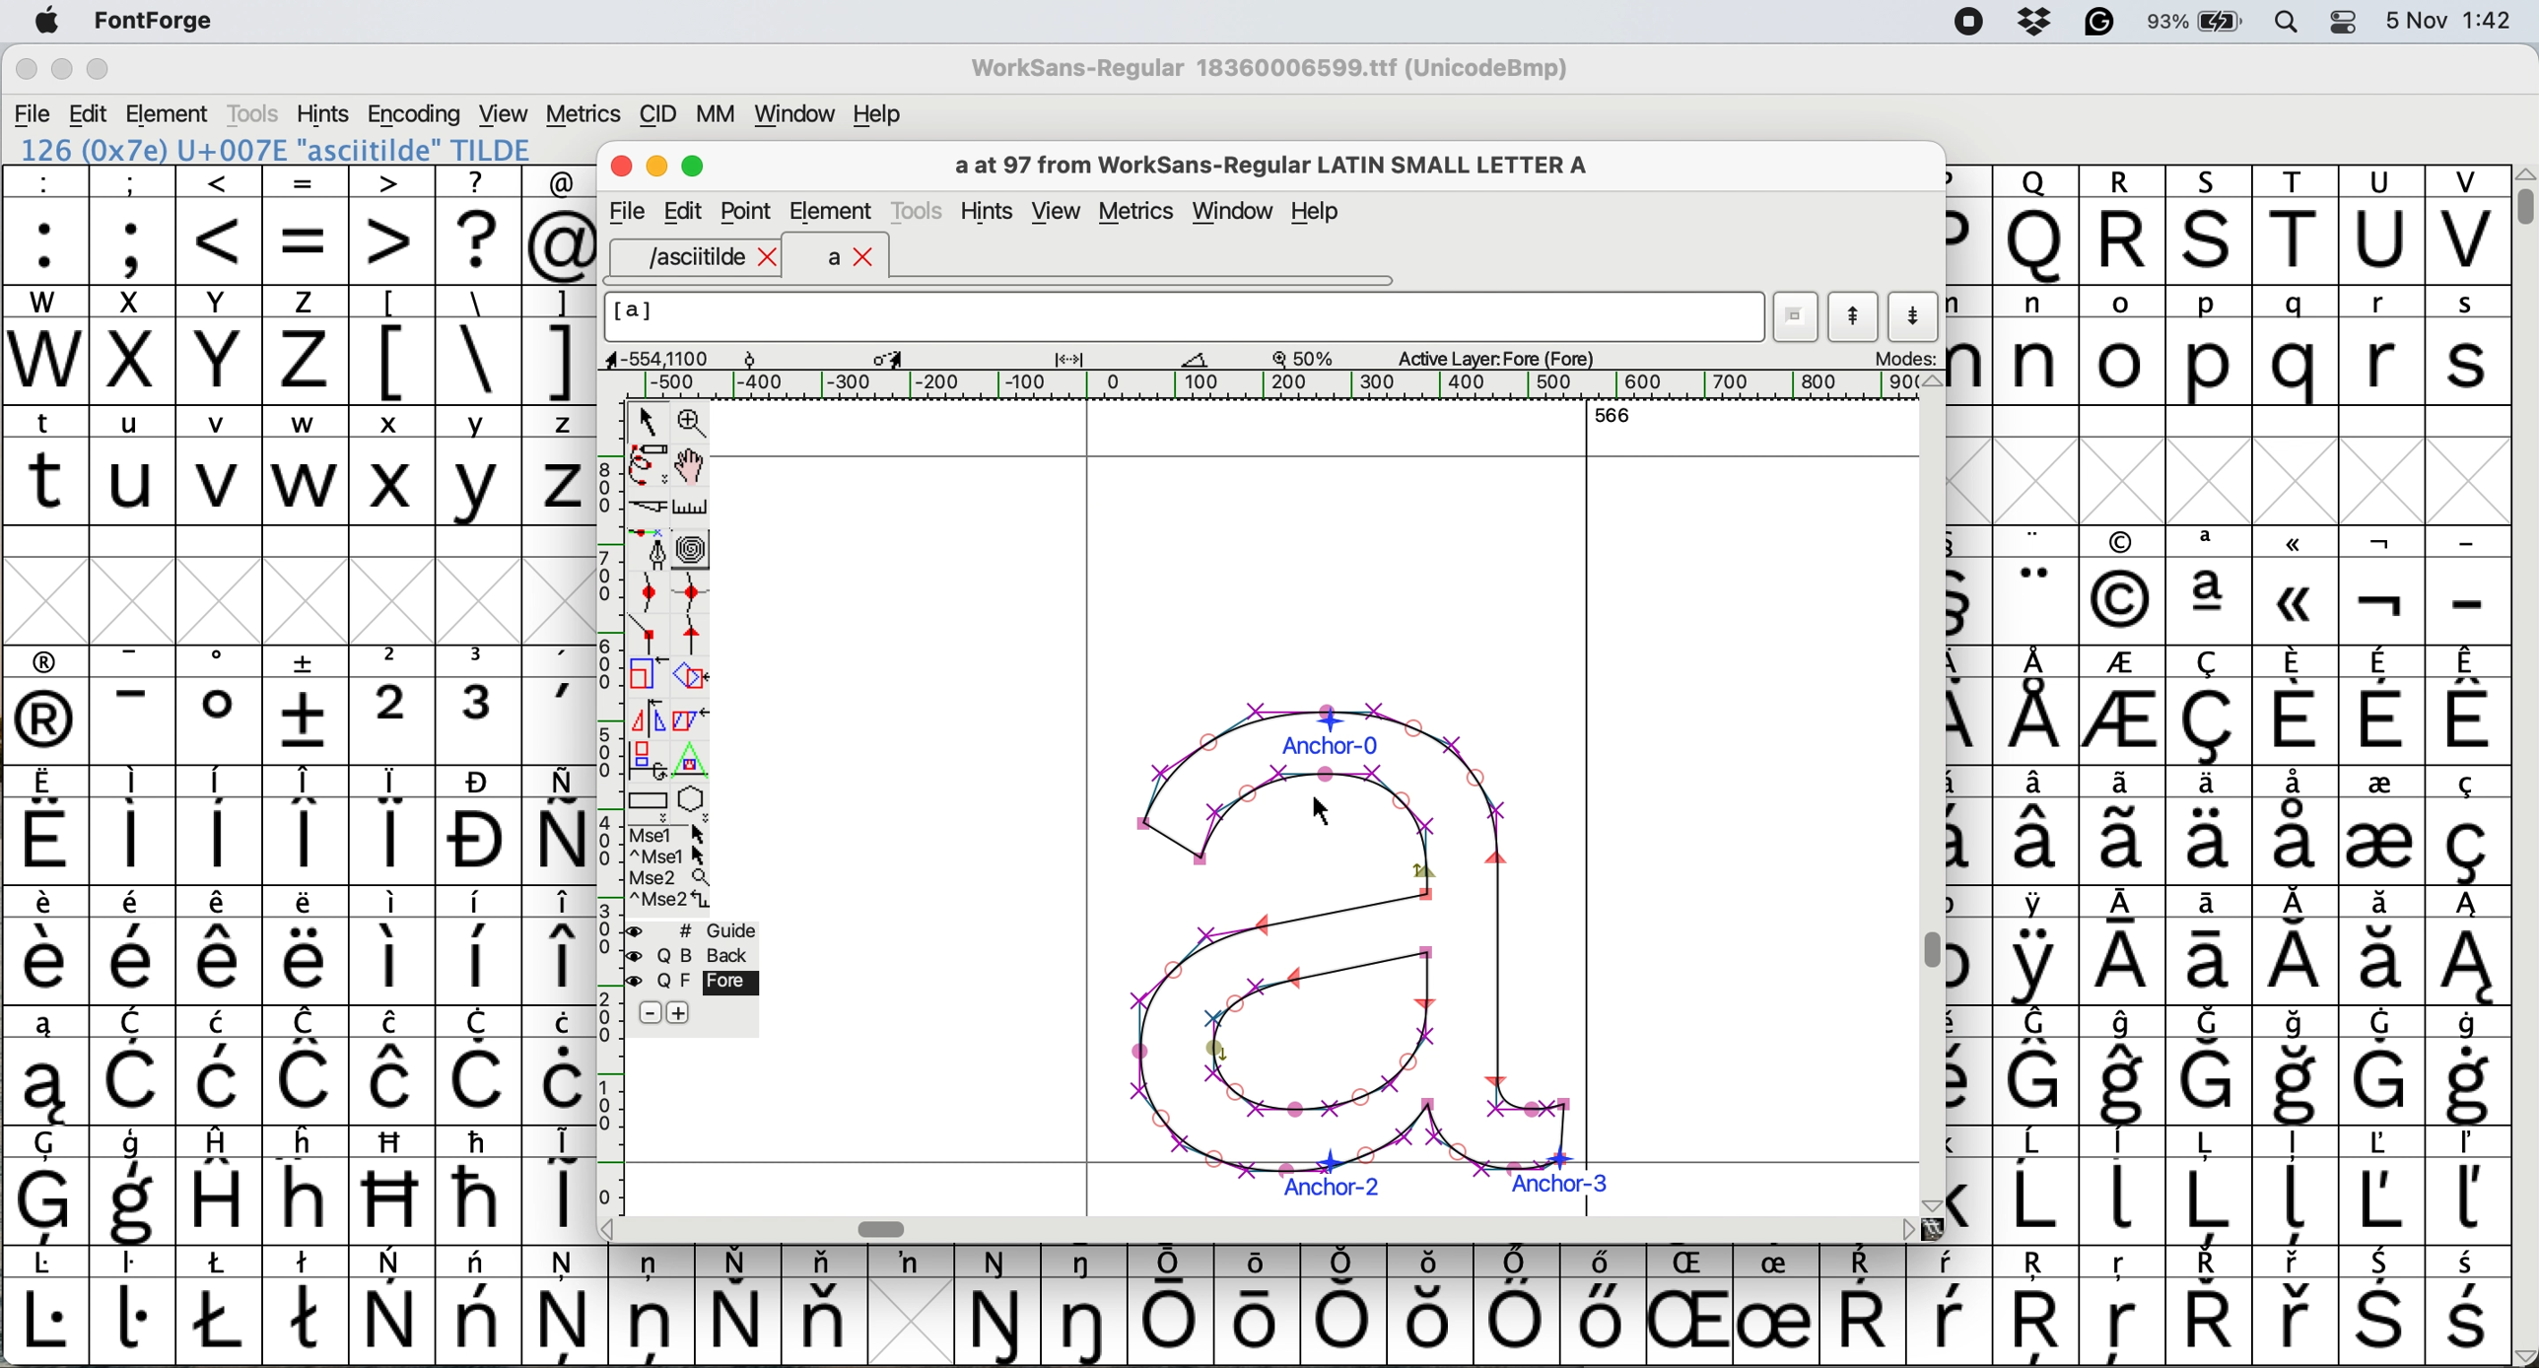  Describe the element at coordinates (704, 927) in the screenshot. I see `guide` at that location.